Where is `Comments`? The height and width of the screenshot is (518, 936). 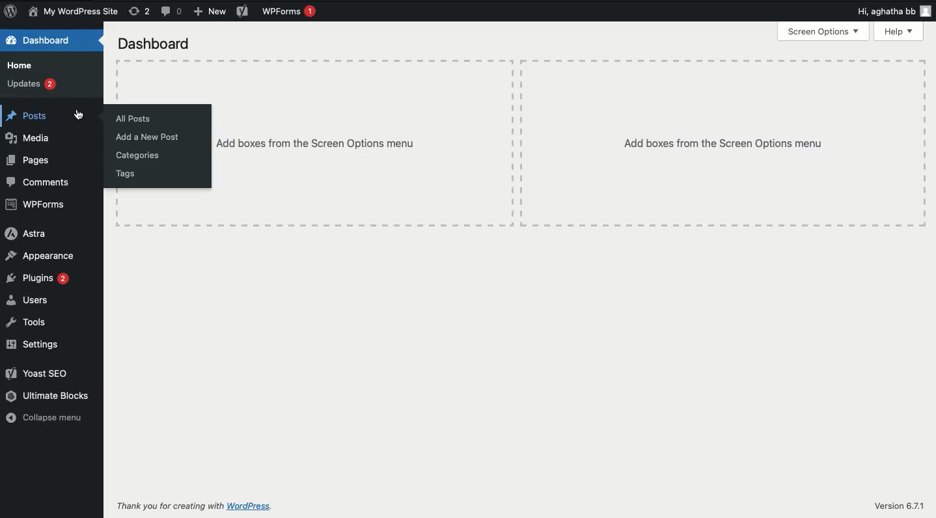
Comments is located at coordinates (172, 12).